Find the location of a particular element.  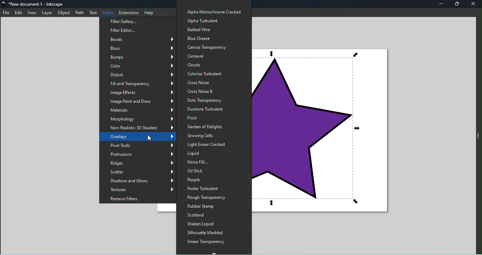

Poster turbulent is located at coordinates (210, 188).